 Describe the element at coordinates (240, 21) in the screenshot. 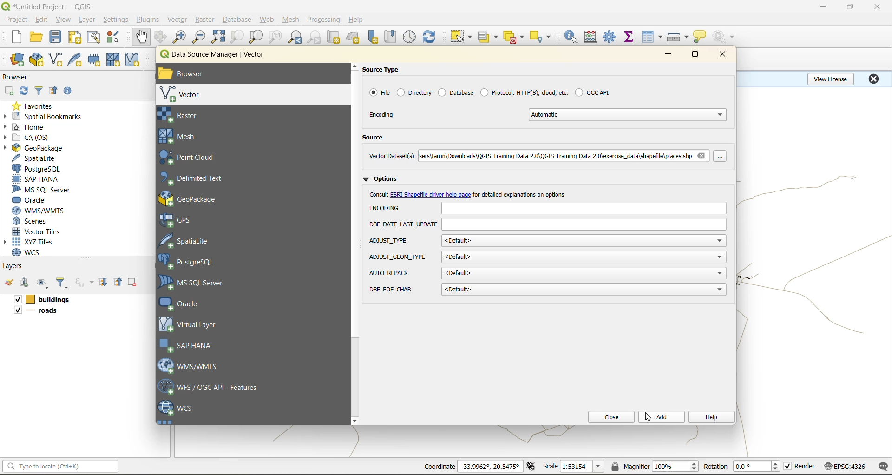

I see `database` at that location.